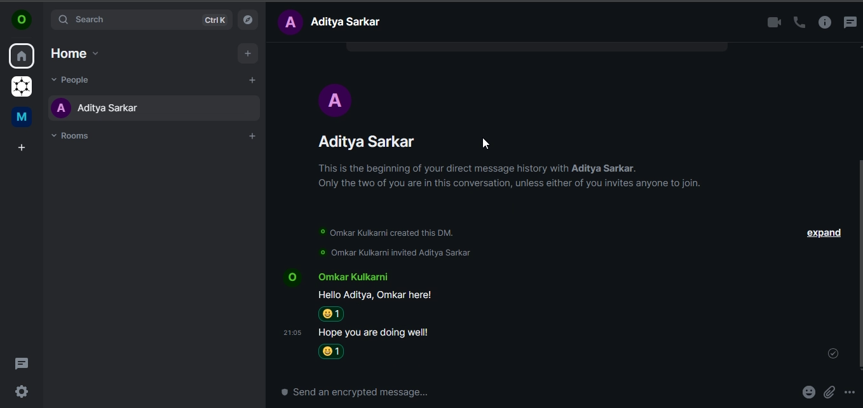 This screenshot has height=408, width=863. What do you see at coordinates (72, 136) in the screenshot?
I see `rooms` at bounding box center [72, 136].